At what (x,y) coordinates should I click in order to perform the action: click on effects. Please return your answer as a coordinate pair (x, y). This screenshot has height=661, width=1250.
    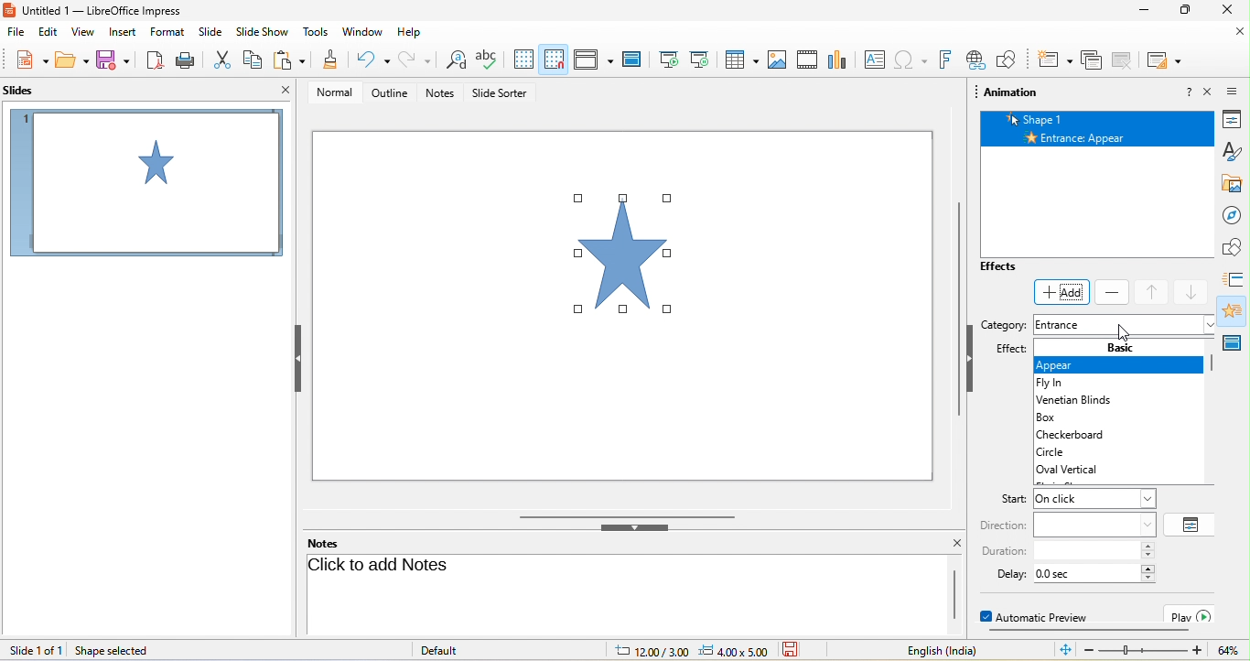
    Looking at the image, I should click on (1015, 268).